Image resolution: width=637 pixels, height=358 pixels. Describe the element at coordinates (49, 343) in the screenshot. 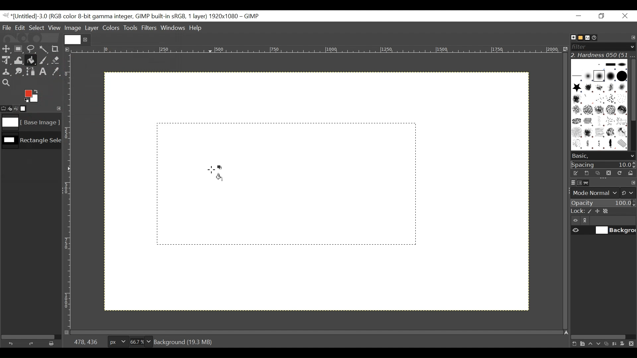

I see `Clear button` at that location.